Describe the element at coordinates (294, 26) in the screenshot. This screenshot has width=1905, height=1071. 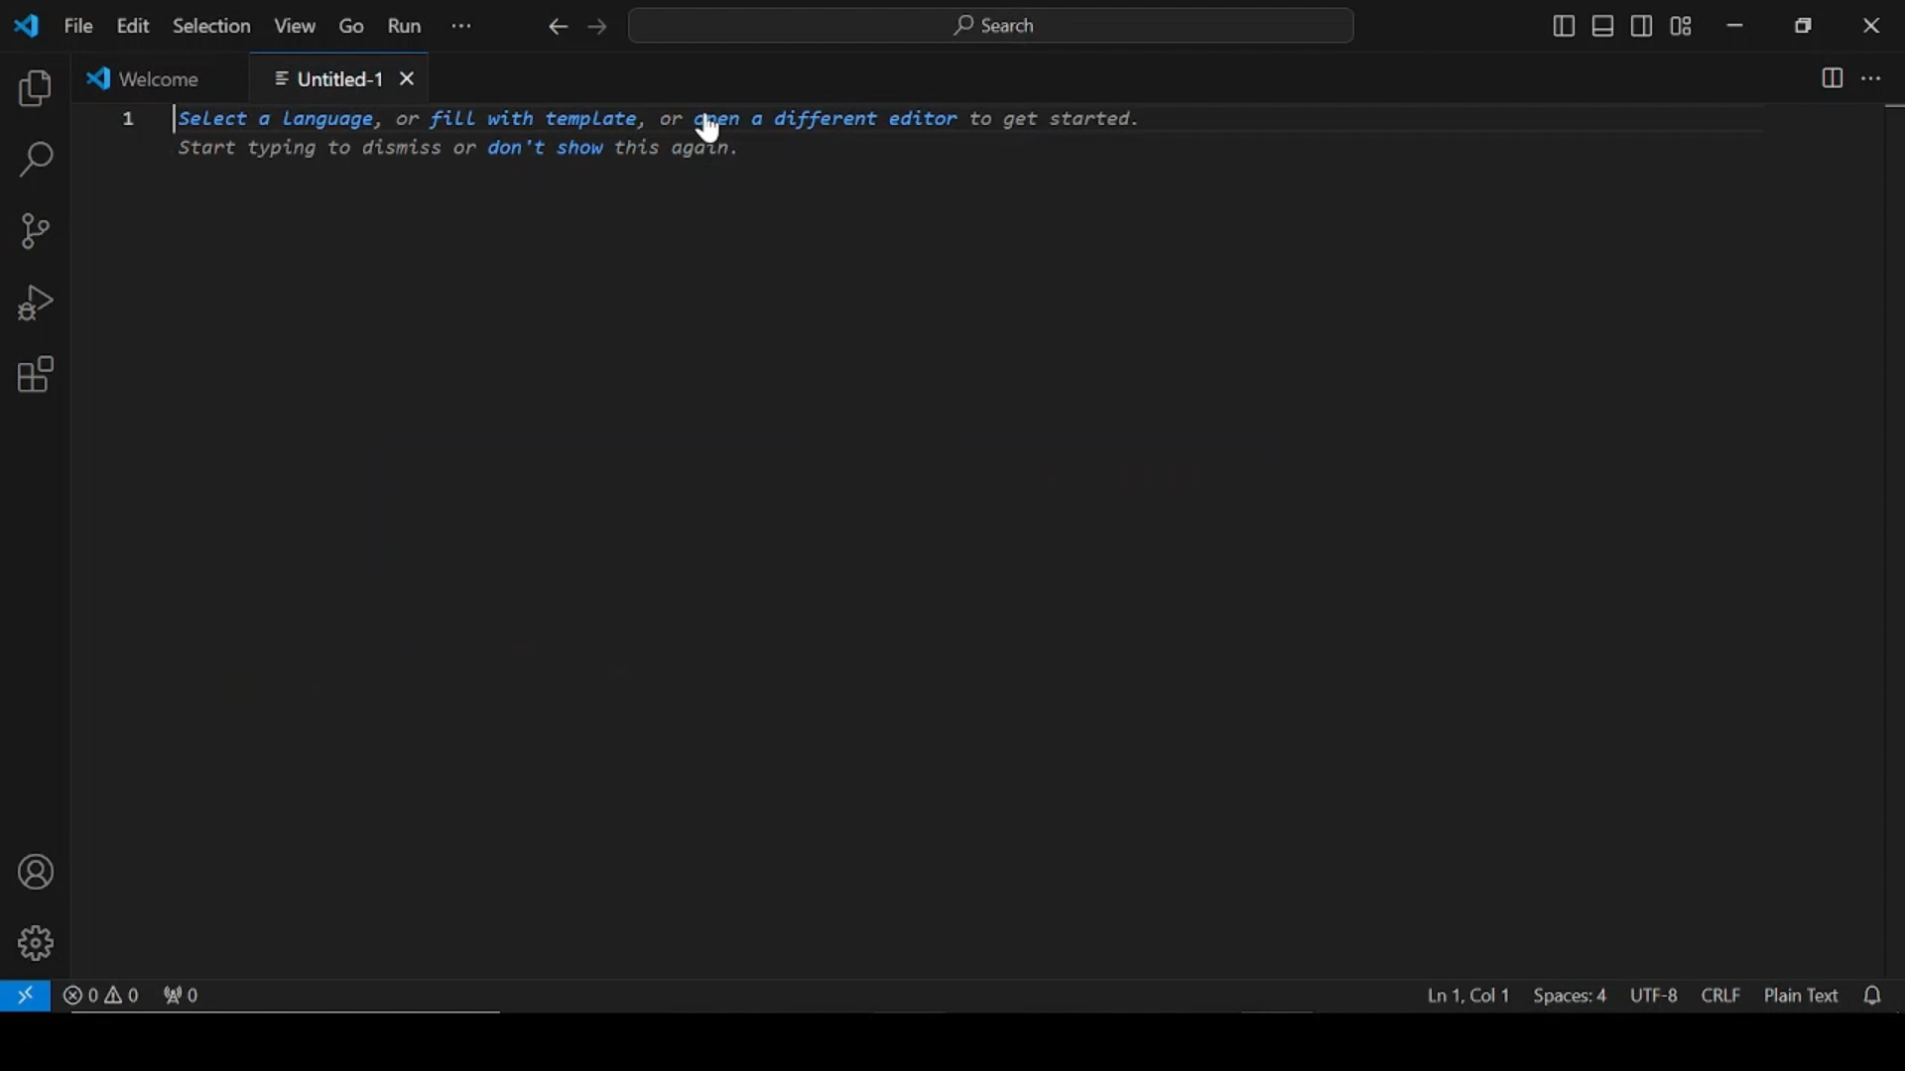
I see `view` at that location.